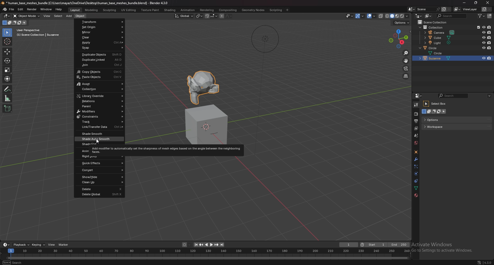 This screenshot has height=265, width=494. I want to click on remove view layer, so click(490, 9).